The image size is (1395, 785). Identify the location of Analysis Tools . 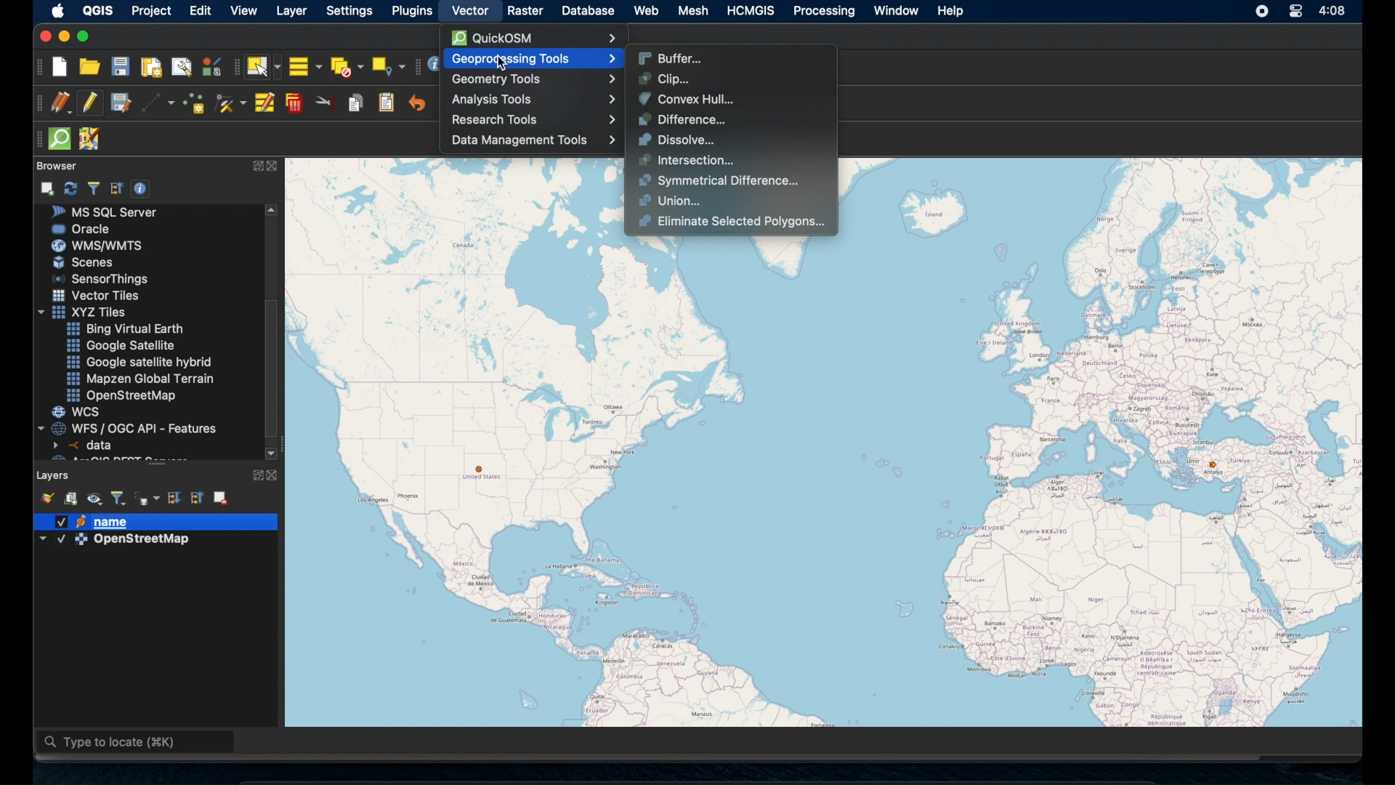
(538, 100).